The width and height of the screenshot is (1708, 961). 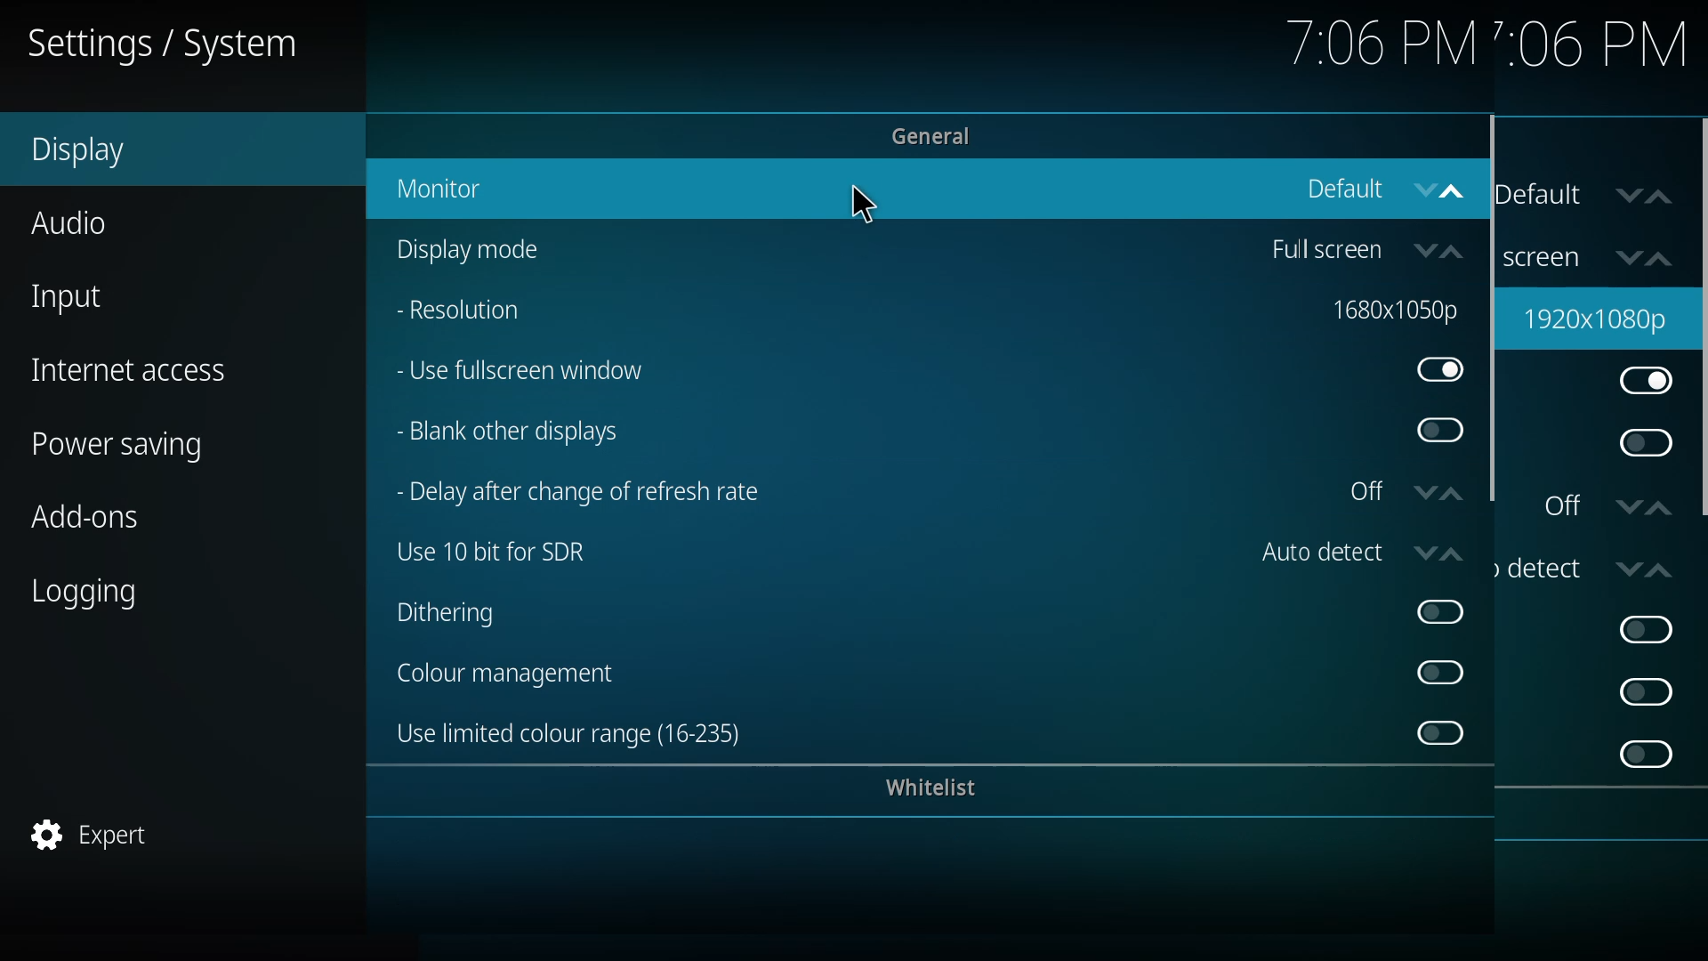 What do you see at coordinates (935, 786) in the screenshot?
I see `whitelist` at bounding box center [935, 786].